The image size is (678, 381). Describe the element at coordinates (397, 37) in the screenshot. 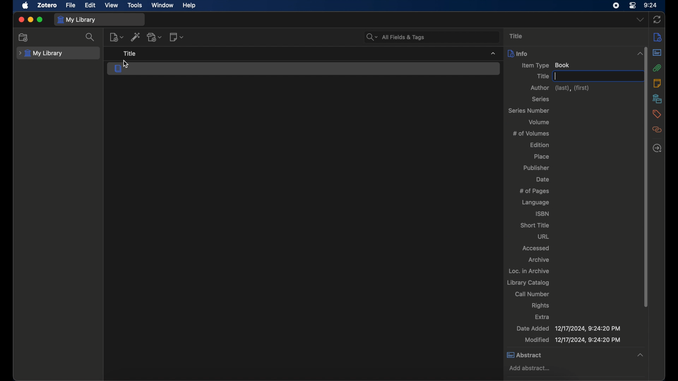

I see `search` at that location.